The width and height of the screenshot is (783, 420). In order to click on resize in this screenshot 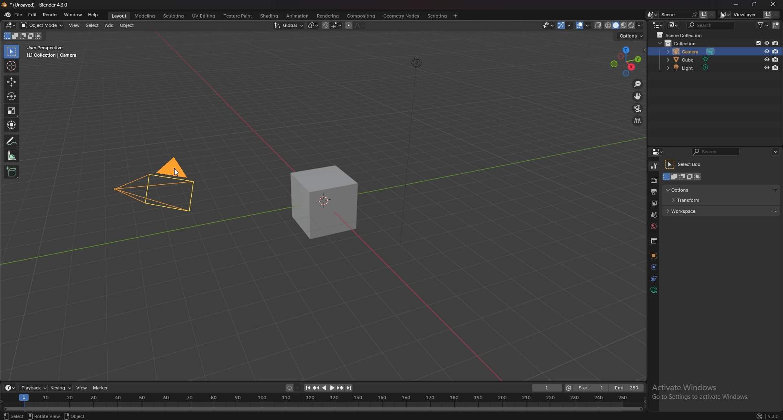, I will do `click(756, 5)`.